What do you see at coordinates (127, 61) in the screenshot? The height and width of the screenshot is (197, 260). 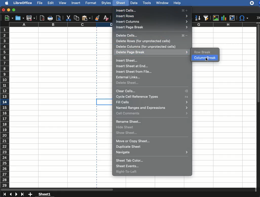 I see `insert sheet` at bounding box center [127, 61].